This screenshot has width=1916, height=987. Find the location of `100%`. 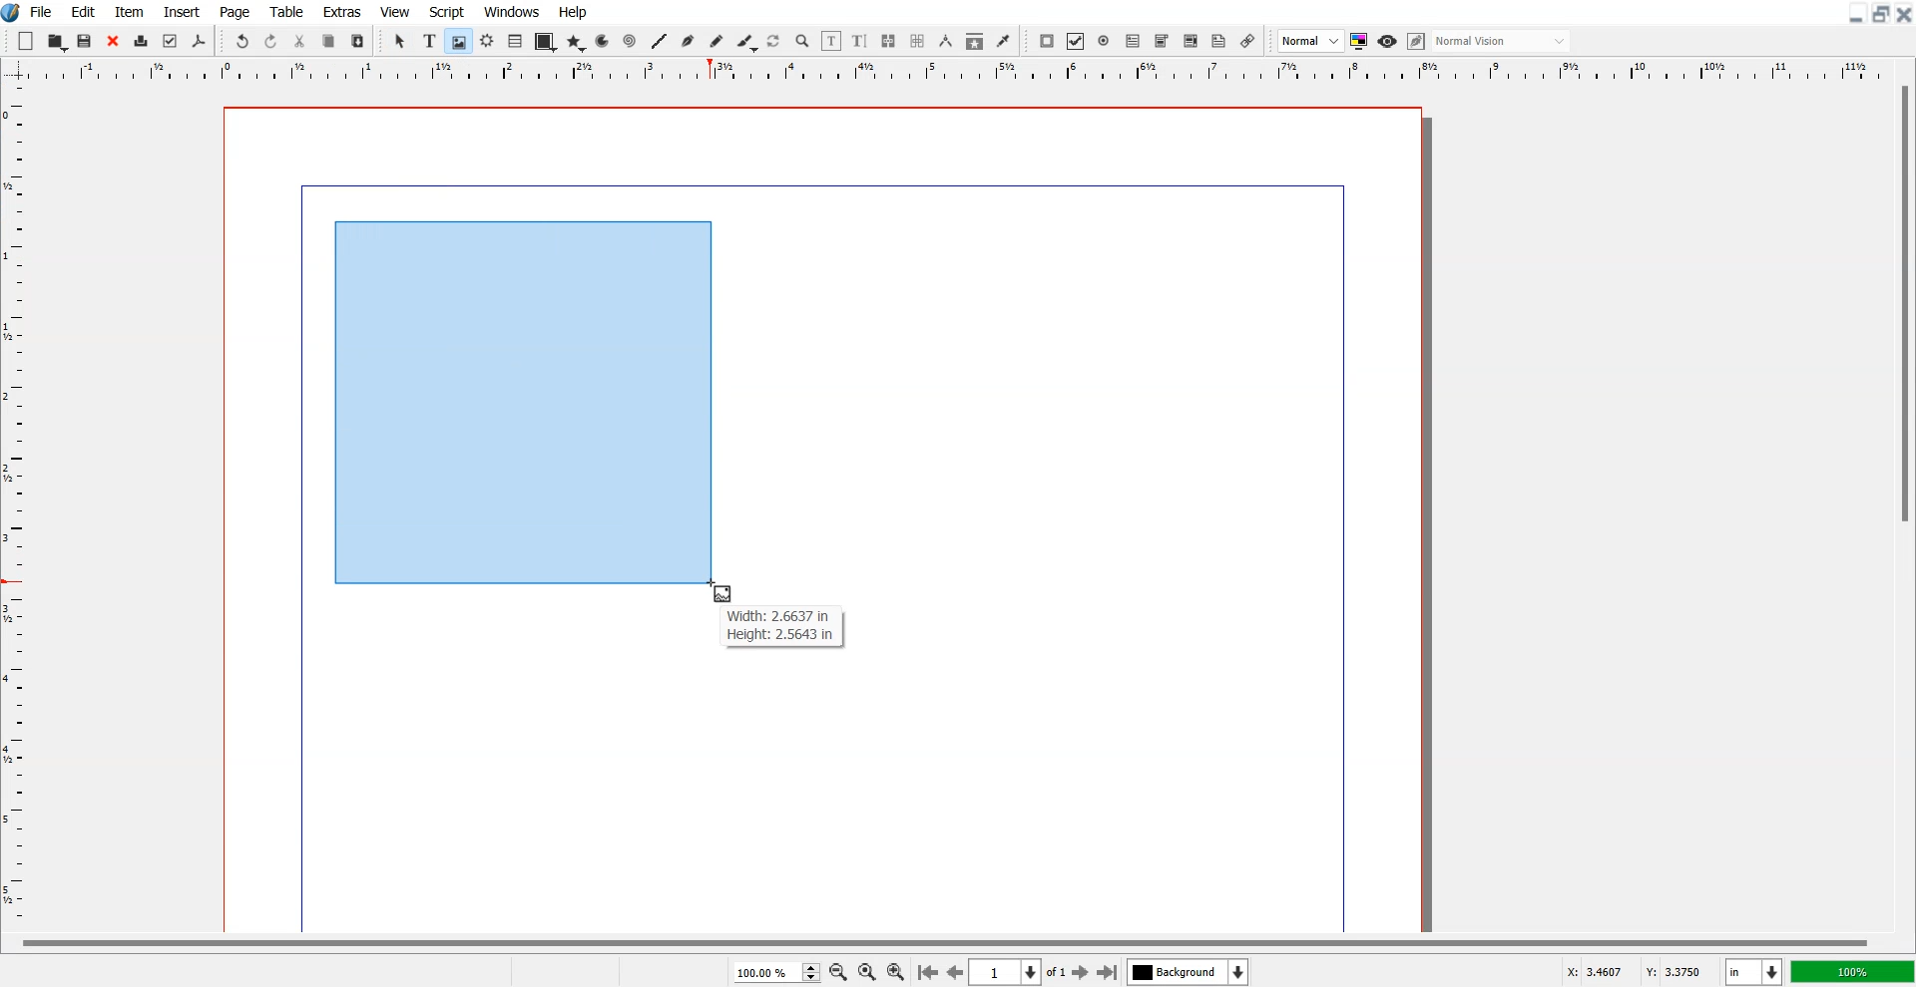

100% is located at coordinates (1851, 971).